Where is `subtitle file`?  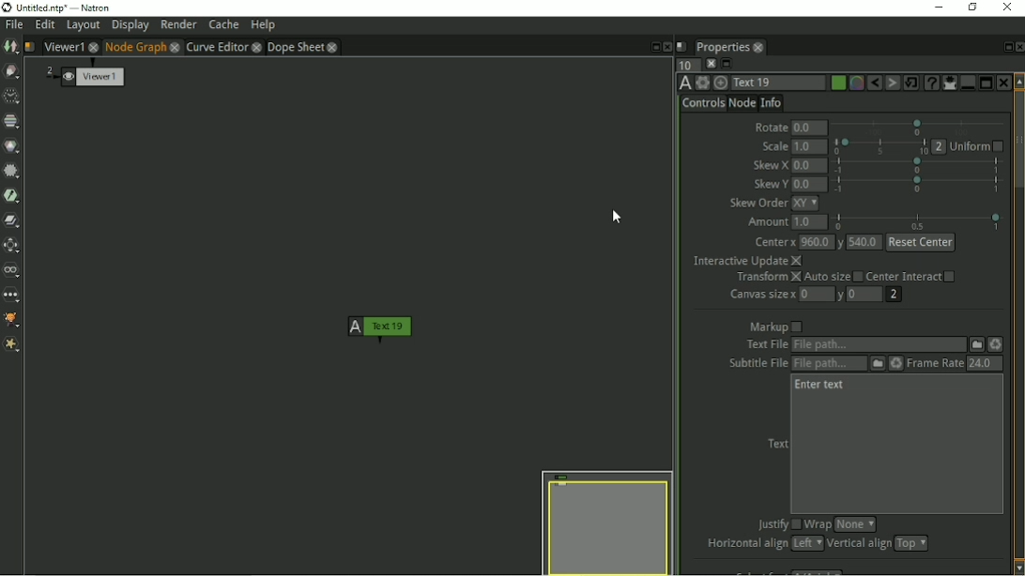
subtitle file is located at coordinates (758, 364).